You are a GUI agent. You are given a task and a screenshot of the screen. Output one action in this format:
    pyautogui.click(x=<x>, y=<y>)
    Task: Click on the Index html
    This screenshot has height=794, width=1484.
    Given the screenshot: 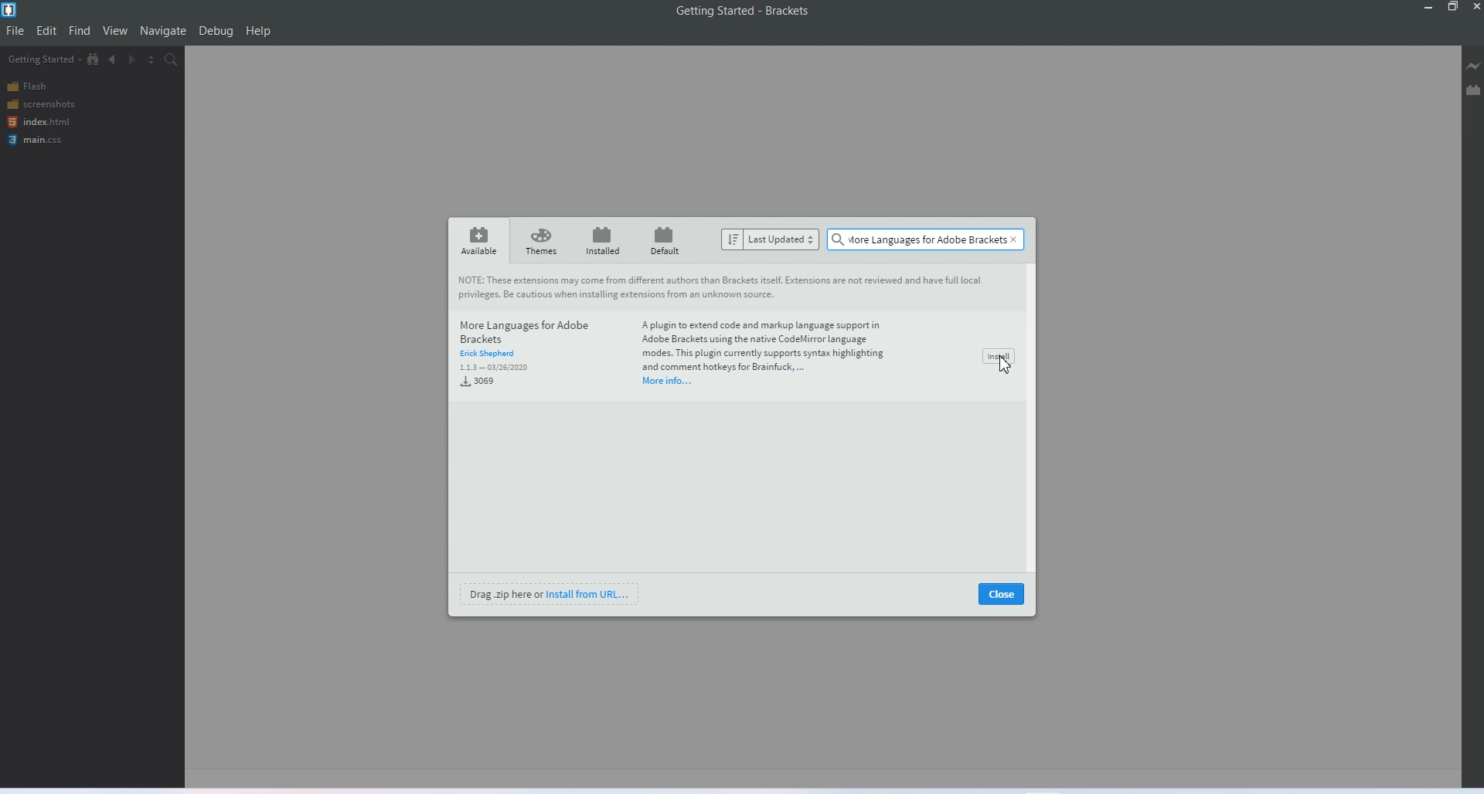 What is the action you would take?
    pyautogui.click(x=53, y=123)
    